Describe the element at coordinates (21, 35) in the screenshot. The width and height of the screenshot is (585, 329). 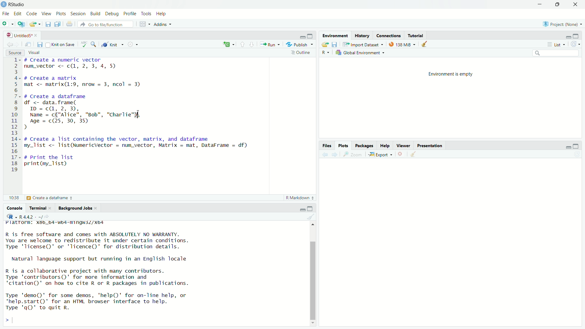
I see `) | Untitled5*` at that location.